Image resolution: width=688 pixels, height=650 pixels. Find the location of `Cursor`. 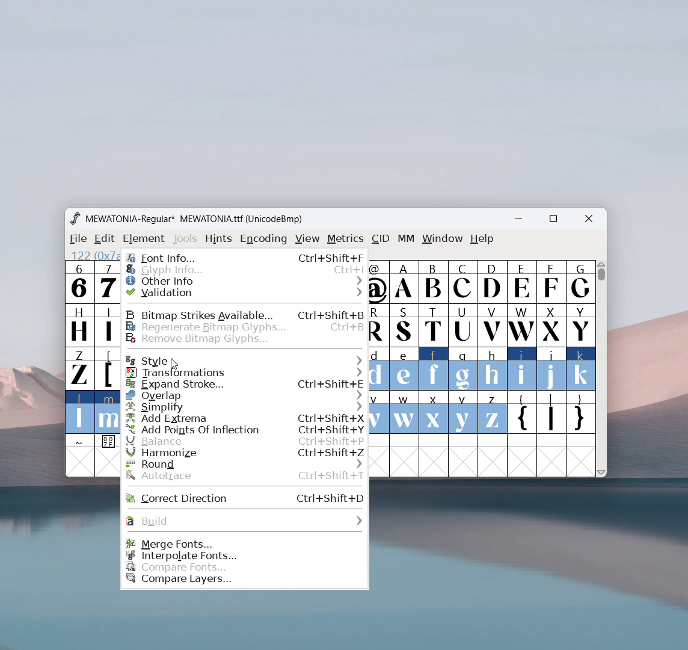

Cursor is located at coordinates (174, 364).